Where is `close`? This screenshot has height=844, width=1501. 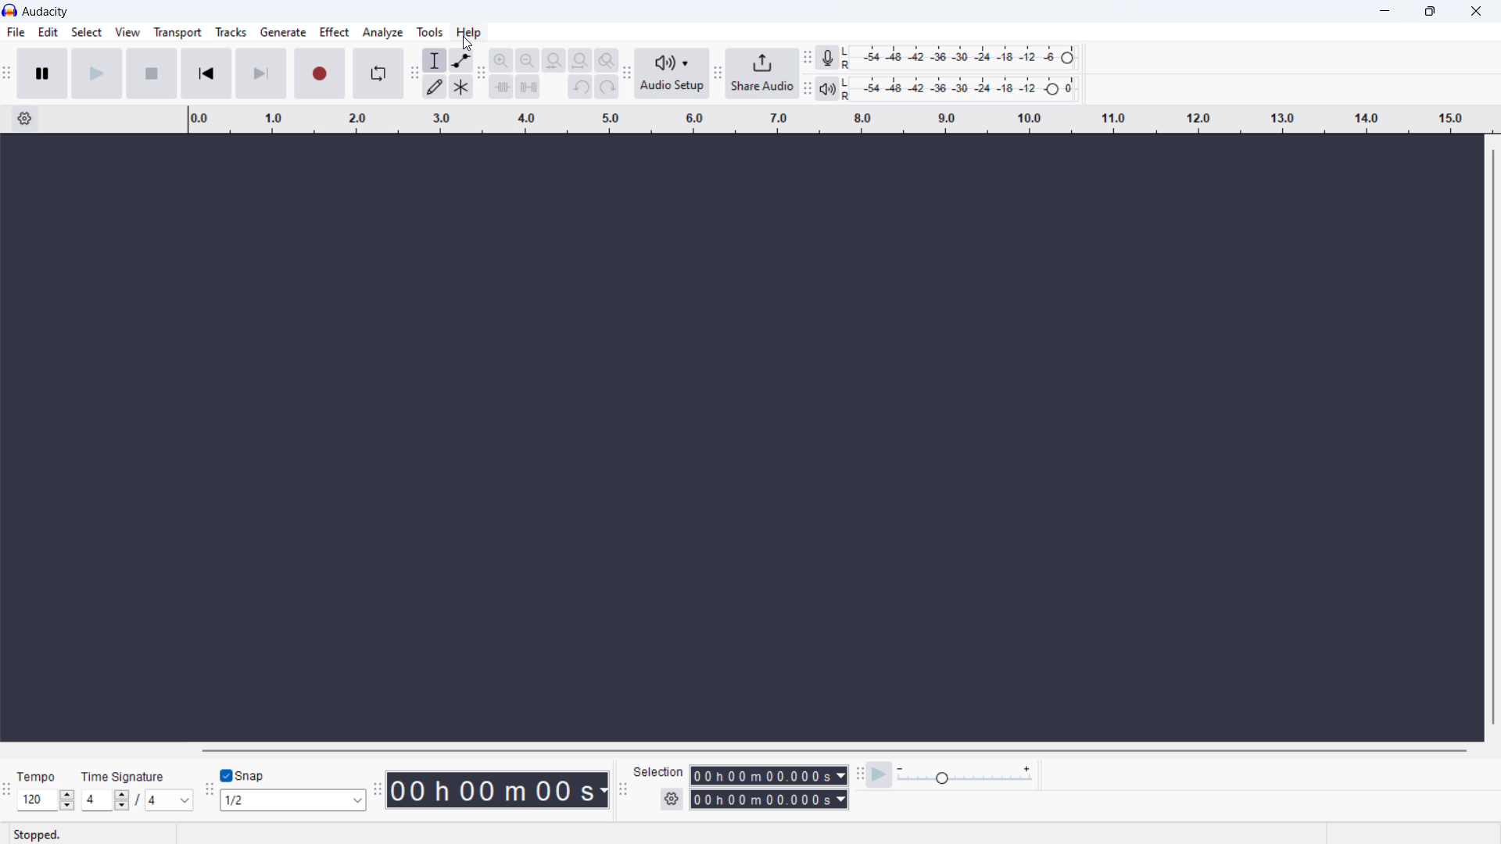 close is located at coordinates (1478, 12).